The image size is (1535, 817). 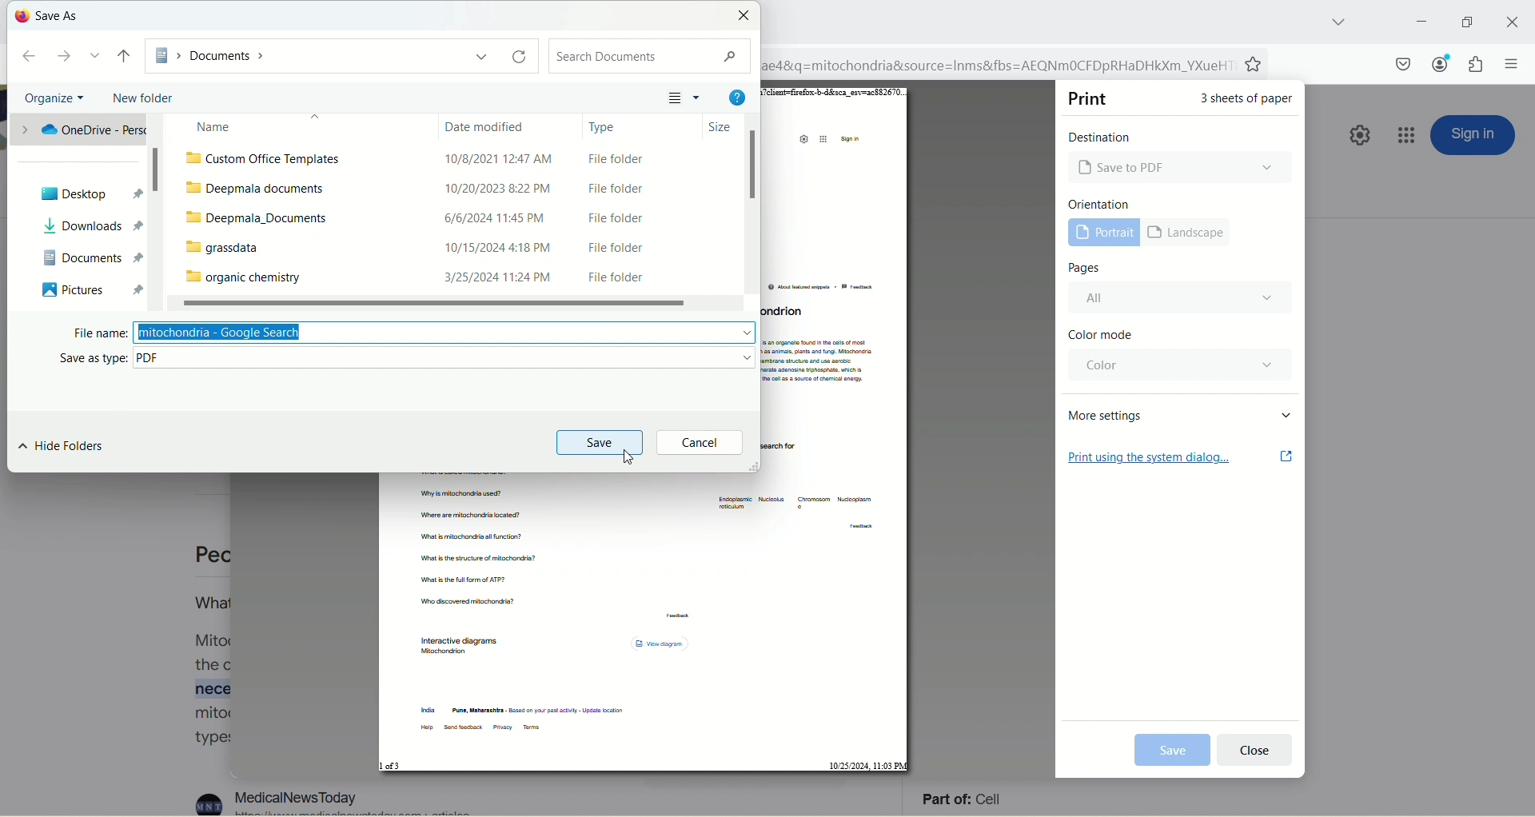 I want to click on open application menu, so click(x=1510, y=66).